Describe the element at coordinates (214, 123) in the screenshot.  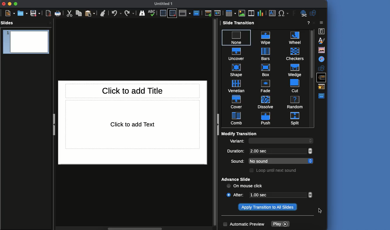
I see `scroll` at that location.